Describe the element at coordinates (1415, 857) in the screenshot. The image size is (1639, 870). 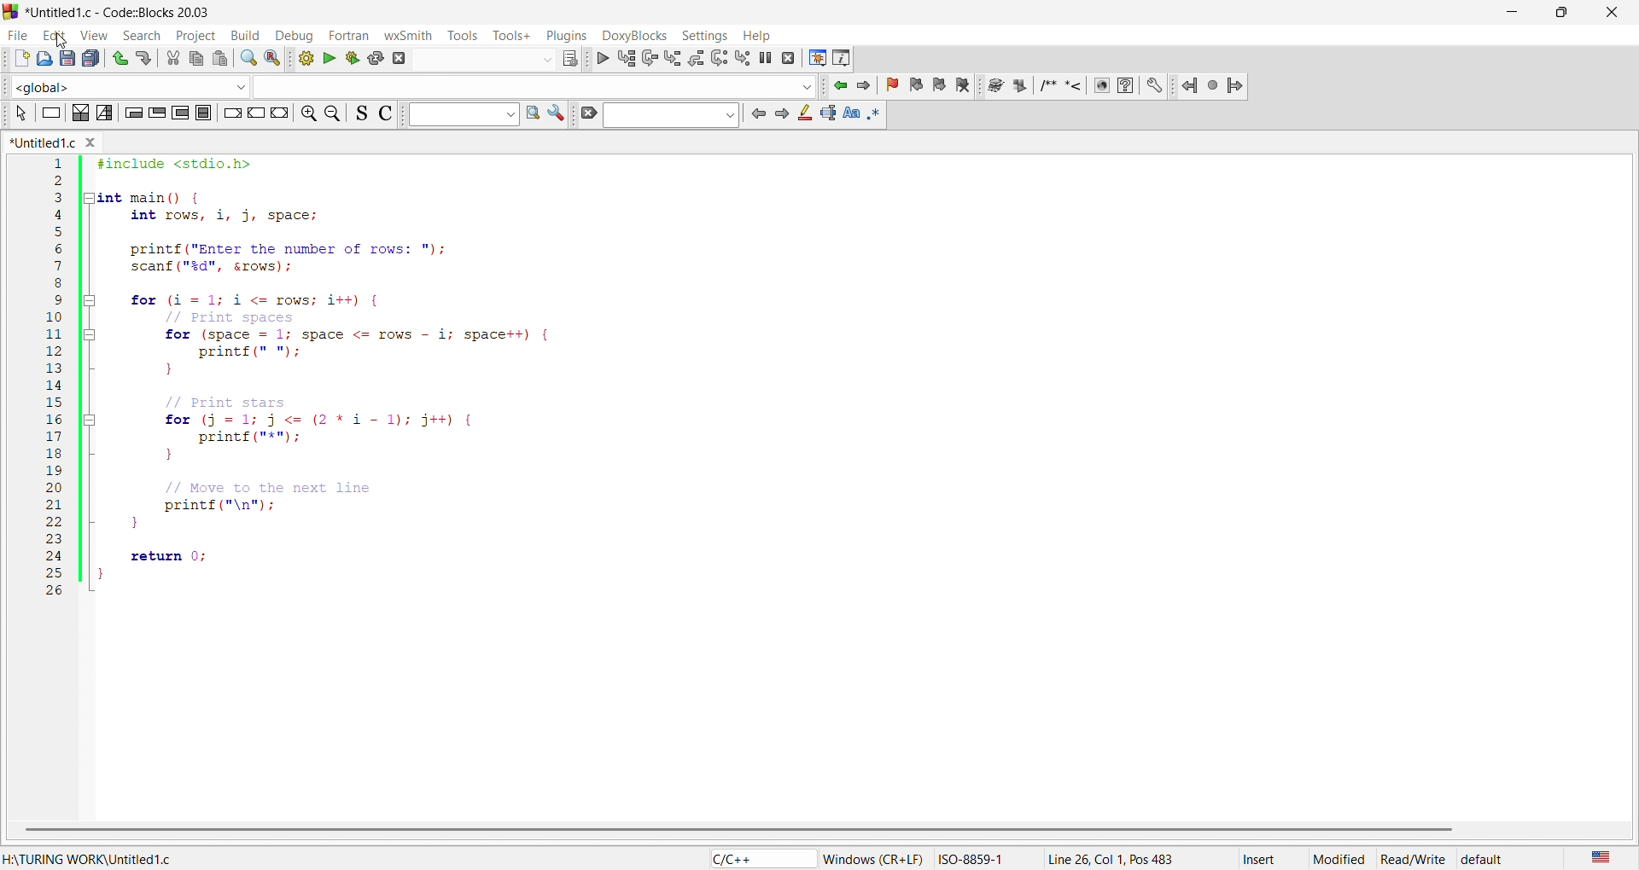
I see `read/write` at that location.